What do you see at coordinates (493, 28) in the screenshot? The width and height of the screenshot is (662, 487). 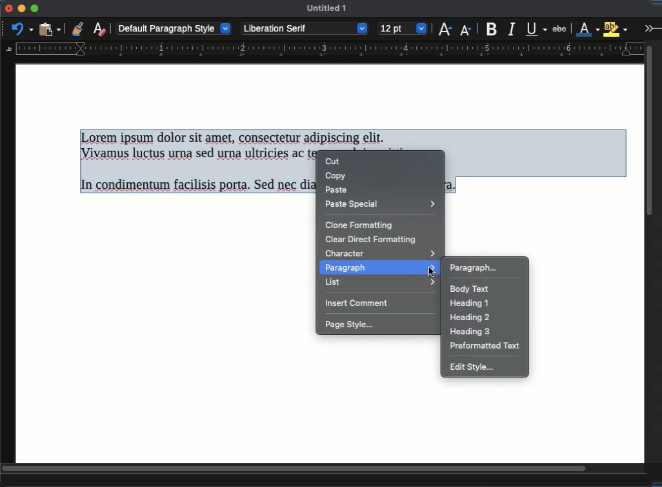 I see `bold` at bounding box center [493, 28].